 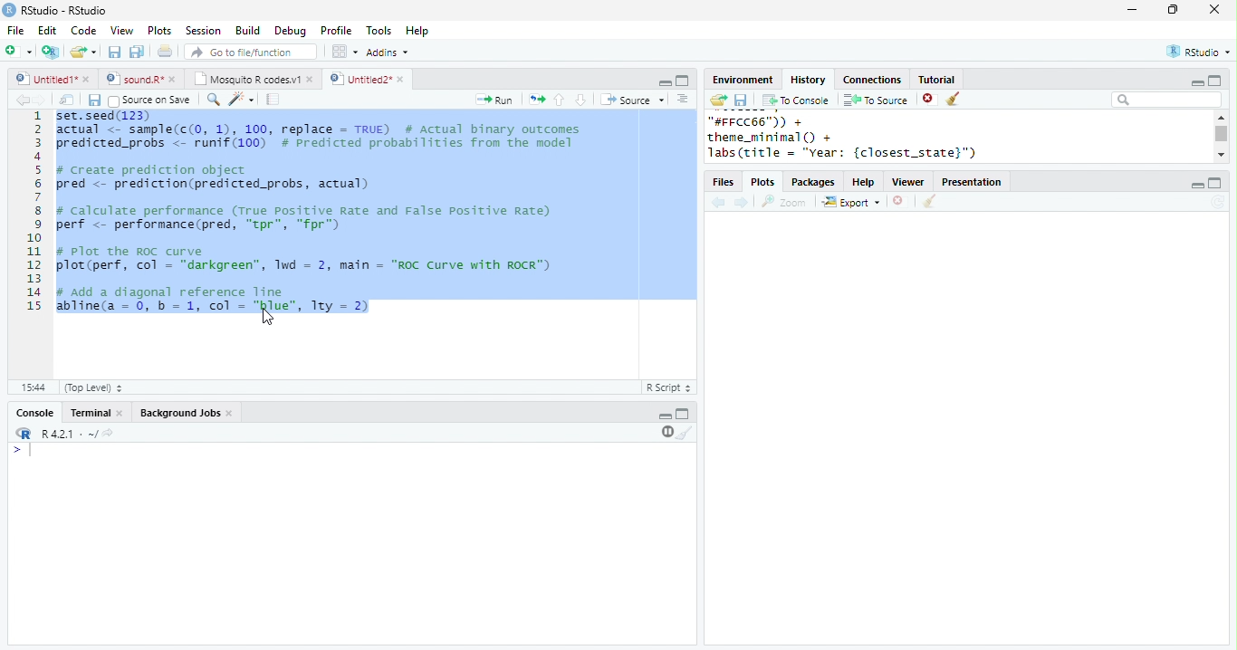 I want to click on RStudio, so click(x=1201, y=51).